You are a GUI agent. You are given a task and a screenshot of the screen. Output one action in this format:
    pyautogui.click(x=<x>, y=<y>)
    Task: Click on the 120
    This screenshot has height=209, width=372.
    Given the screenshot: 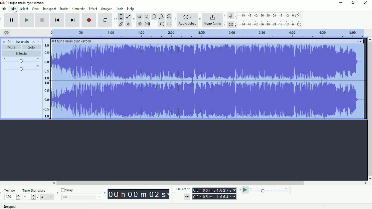 What is the action you would take?
    pyautogui.click(x=12, y=197)
    